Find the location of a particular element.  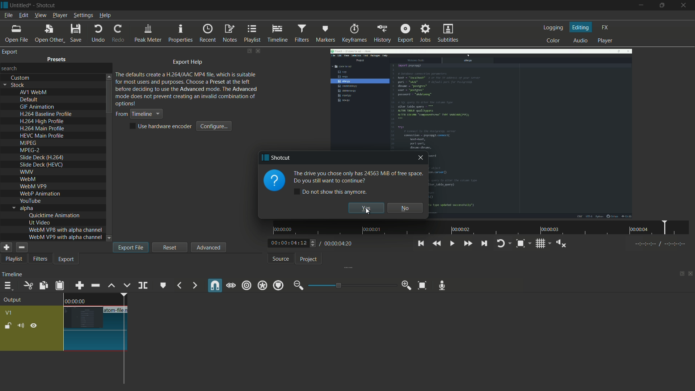

webm vp8 with alpha channel is located at coordinates (66, 230).